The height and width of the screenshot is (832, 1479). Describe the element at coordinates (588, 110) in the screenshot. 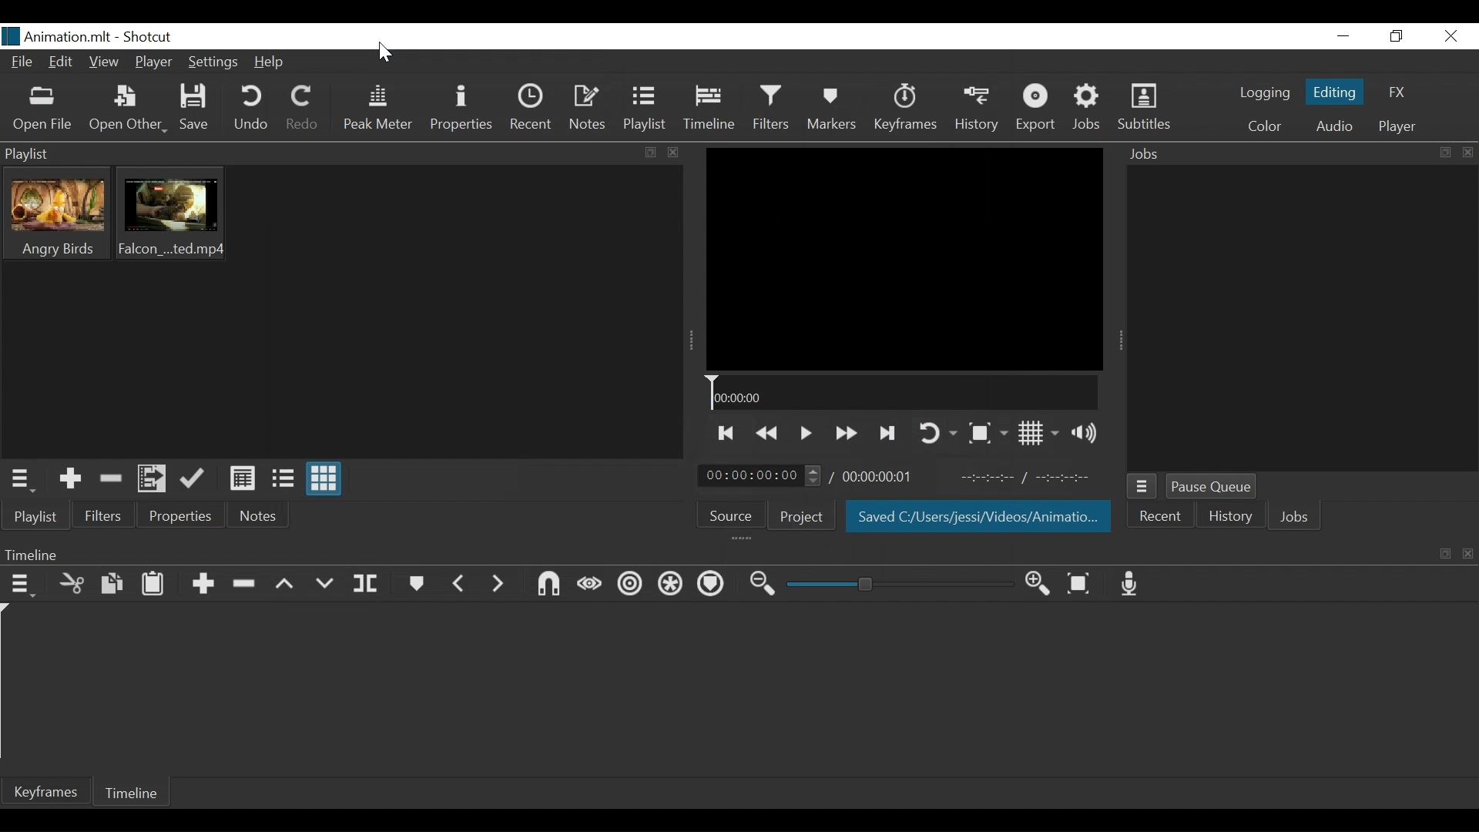

I see `Notes` at that location.